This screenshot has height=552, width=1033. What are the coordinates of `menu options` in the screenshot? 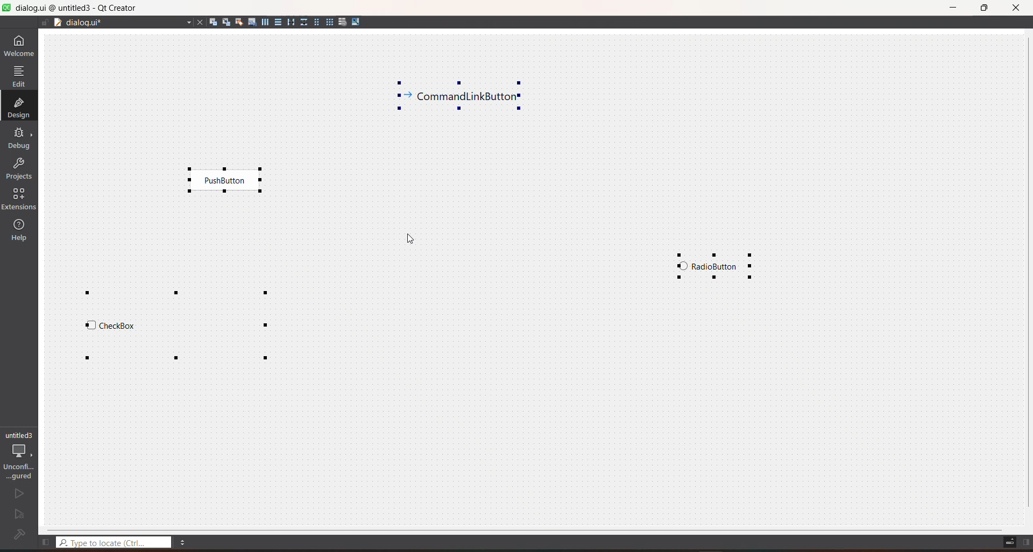 It's located at (183, 543).